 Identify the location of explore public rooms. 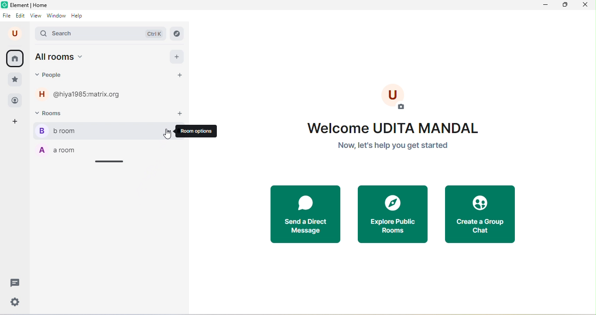
(394, 214).